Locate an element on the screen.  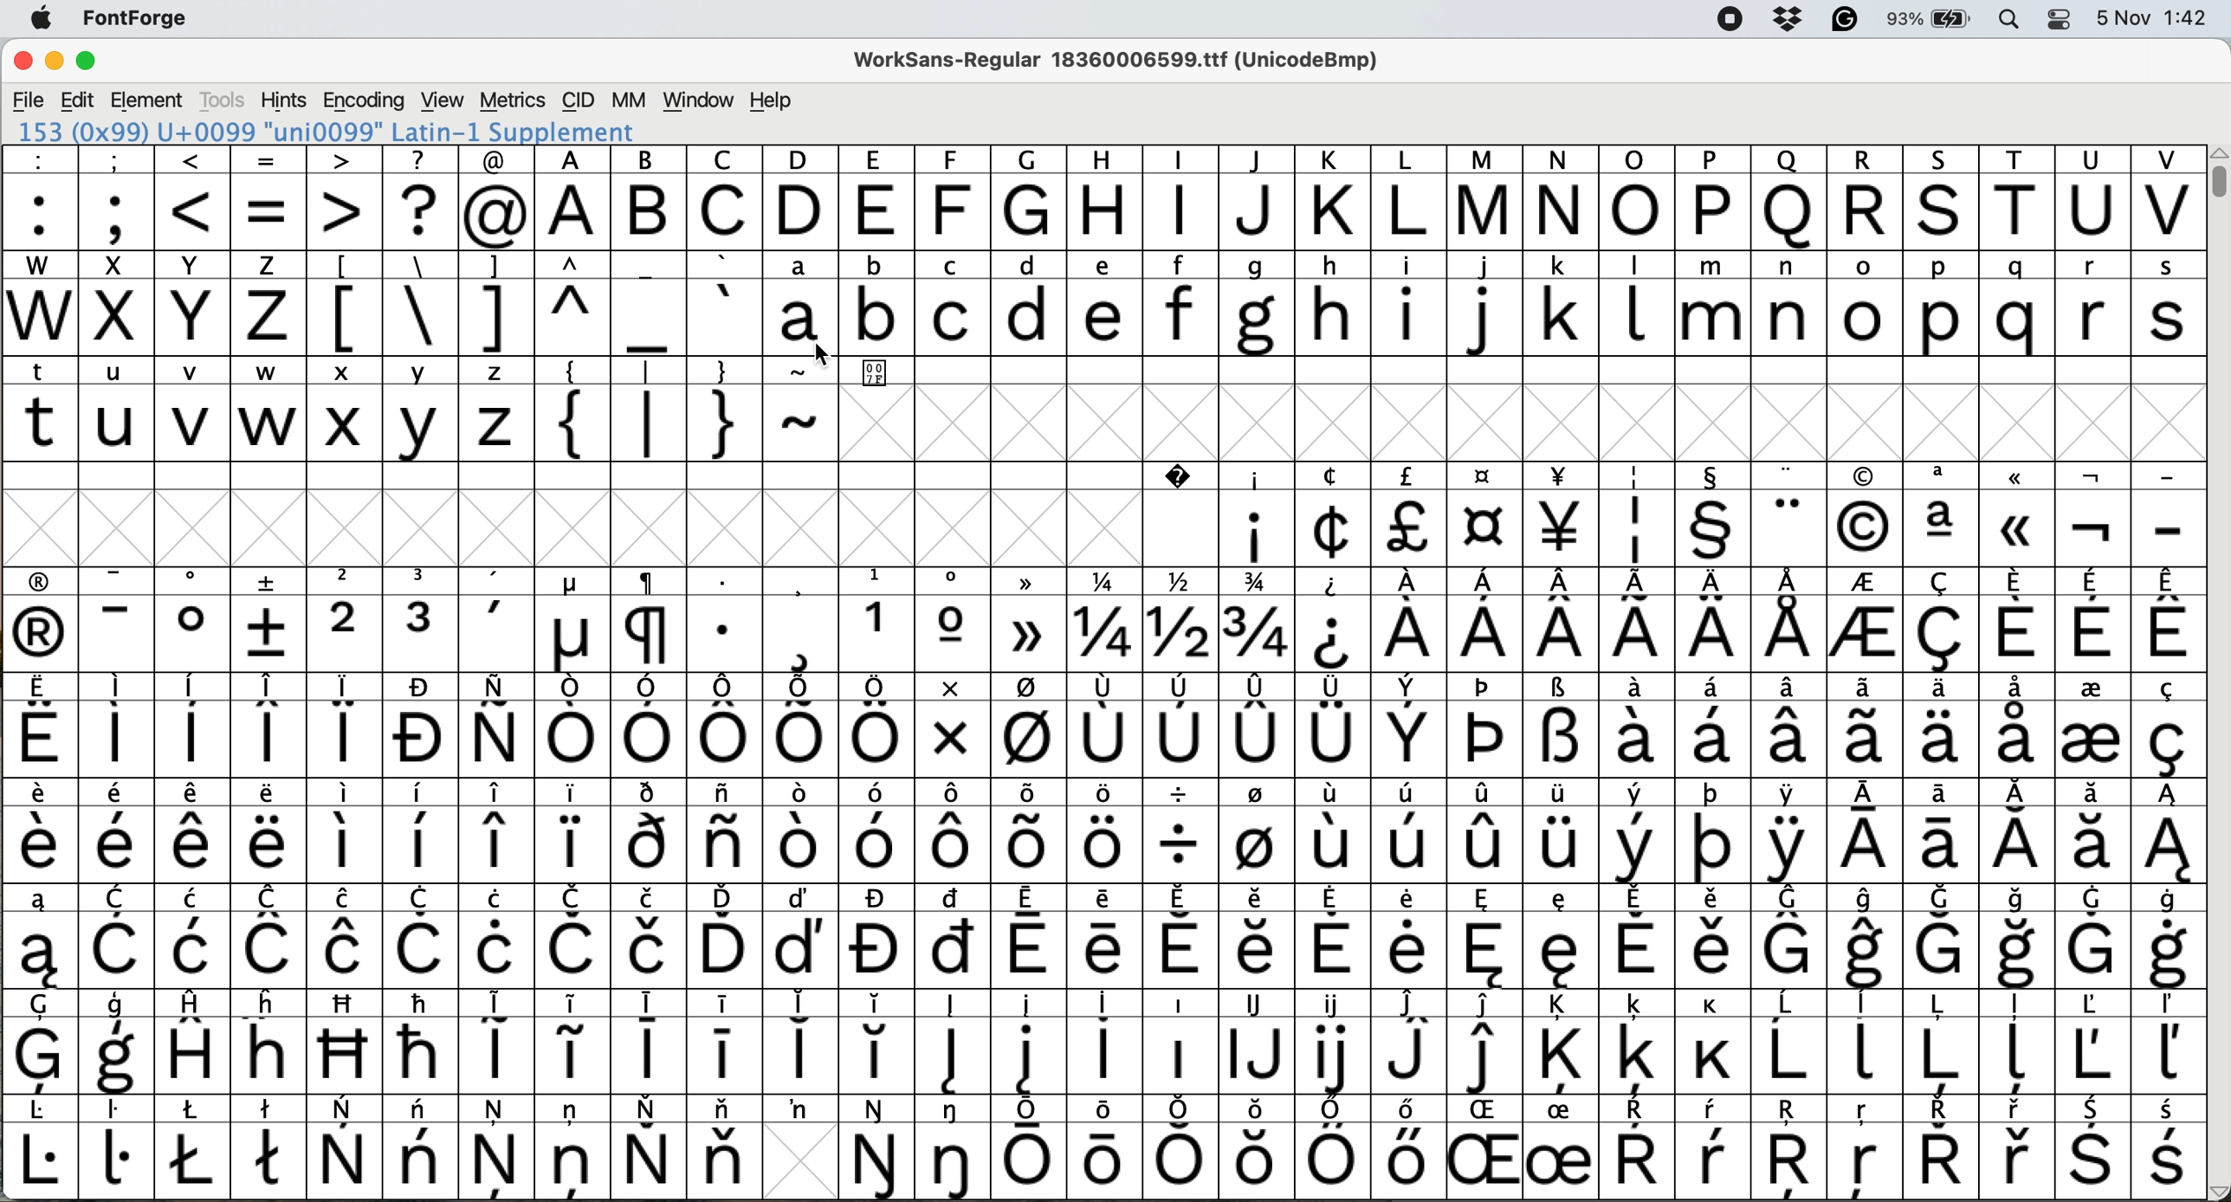
cid is located at coordinates (579, 101).